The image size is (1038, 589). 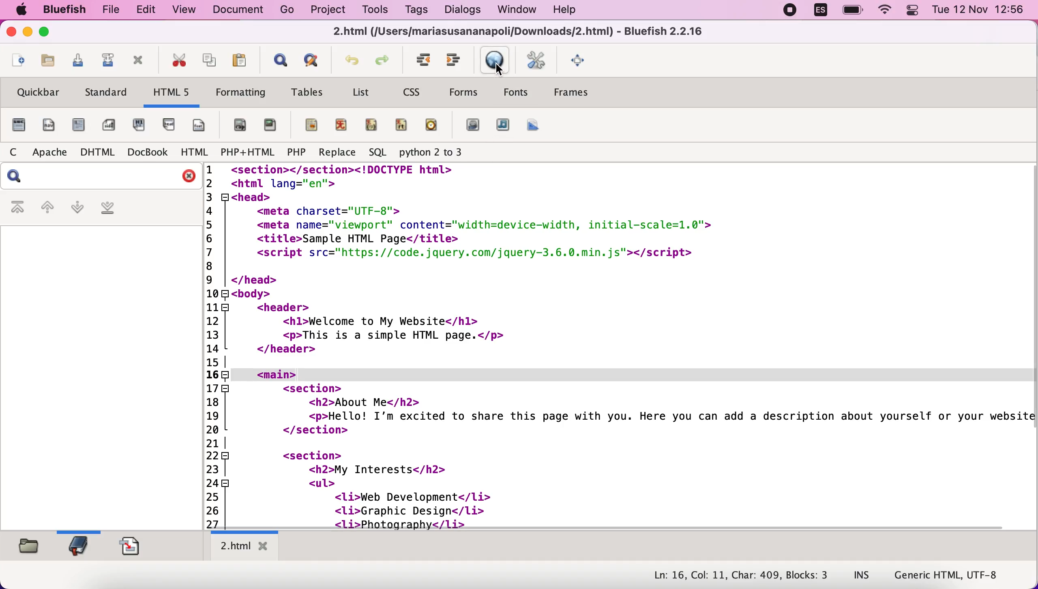 What do you see at coordinates (18, 61) in the screenshot?
I see `open` at bounding box center [18, 61].